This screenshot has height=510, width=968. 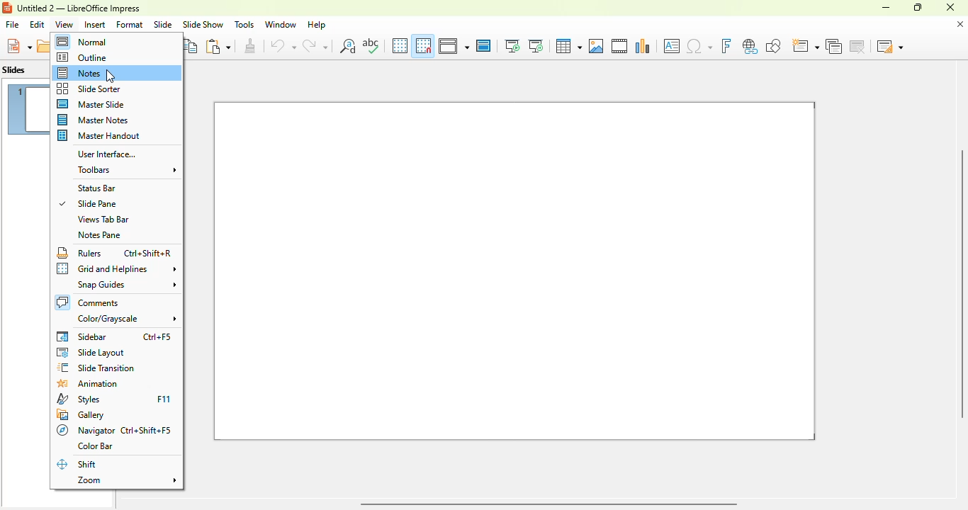 I want to click on paste, so click(x=219, y=45).